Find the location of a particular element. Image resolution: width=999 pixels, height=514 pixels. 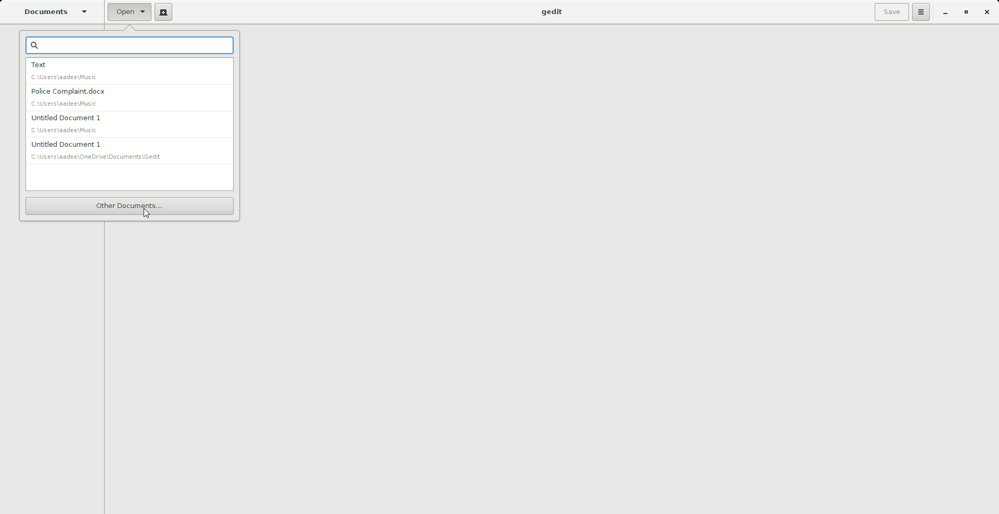

Save is located at coordinates (892, 12).